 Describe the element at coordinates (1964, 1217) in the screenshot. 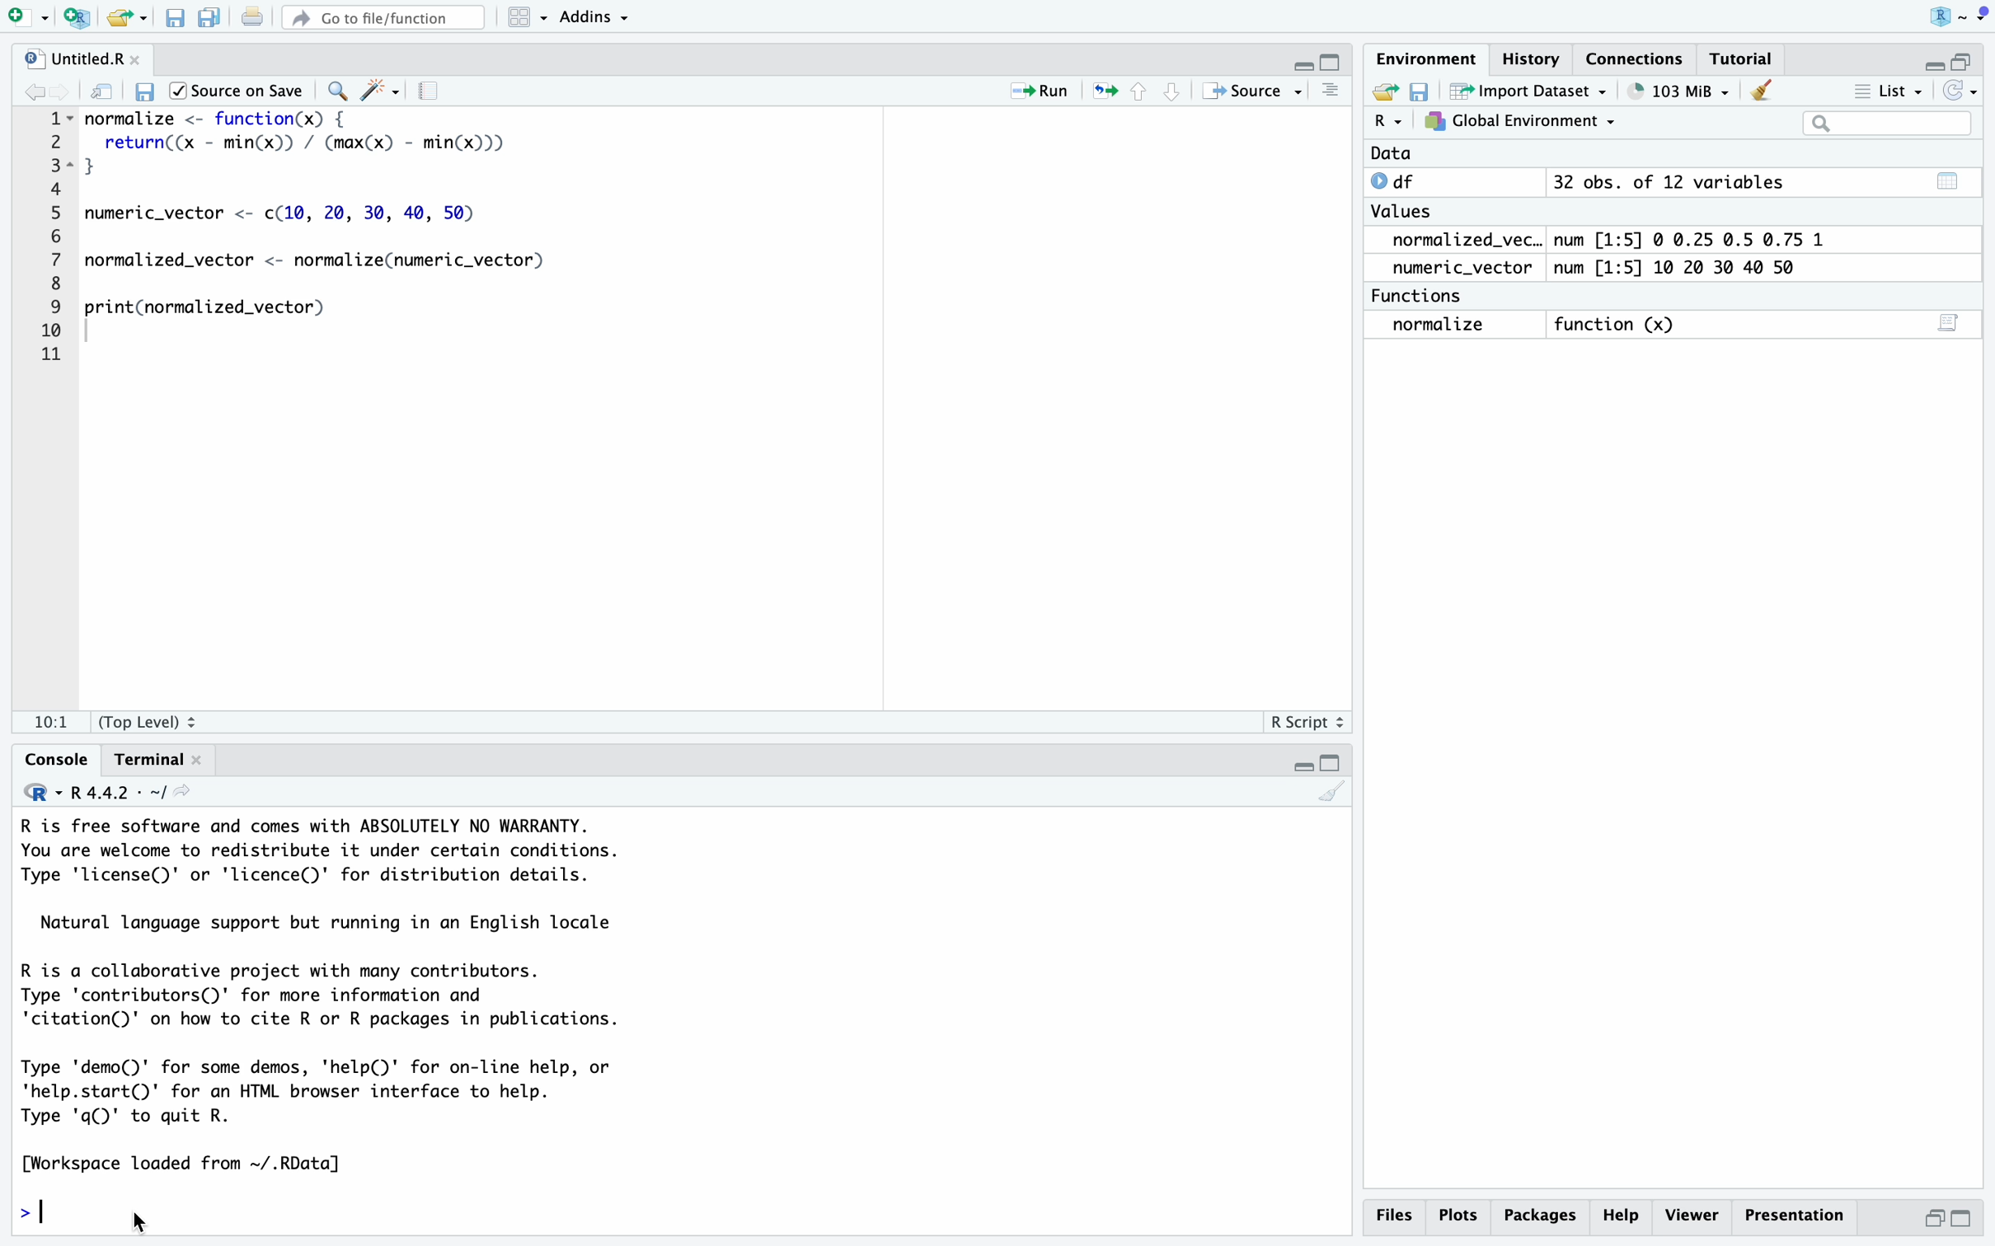

I see `Maximize` at that location.